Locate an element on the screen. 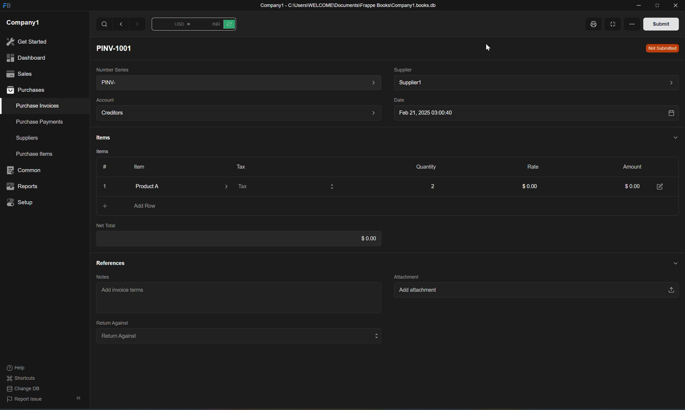  dashboard is located at coordinates (25, 58).